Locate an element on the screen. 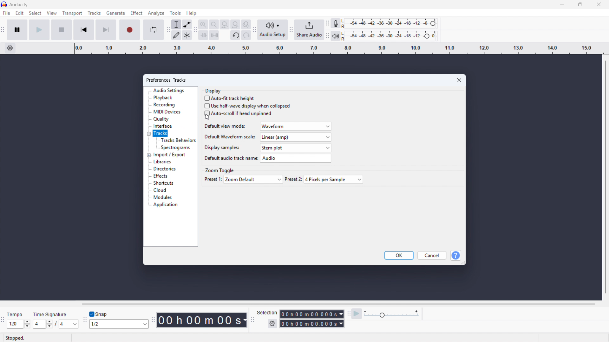 The height and width of the screenshot is (342, 609). multi tool is located at coordinates (187, 35).